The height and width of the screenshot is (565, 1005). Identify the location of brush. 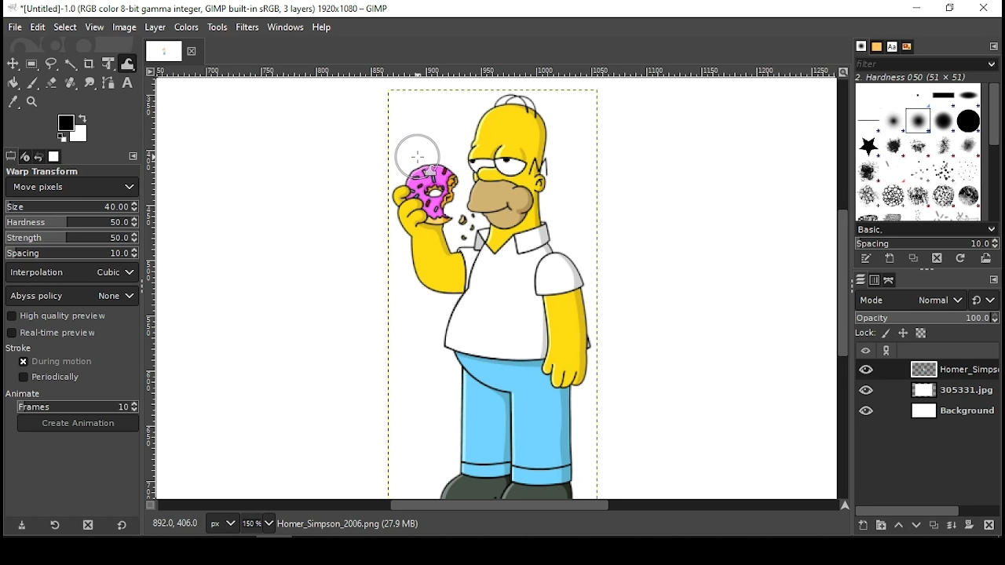
(861, 46).